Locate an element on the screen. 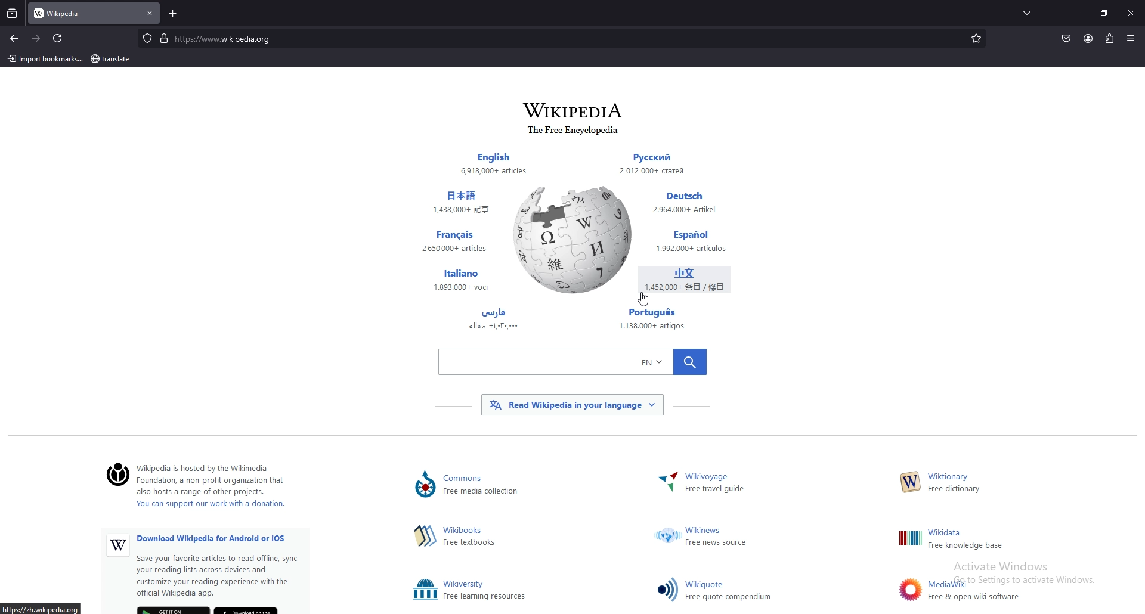 This screenshot has width=1145, height=614.  is located at coordinates (908, 590).